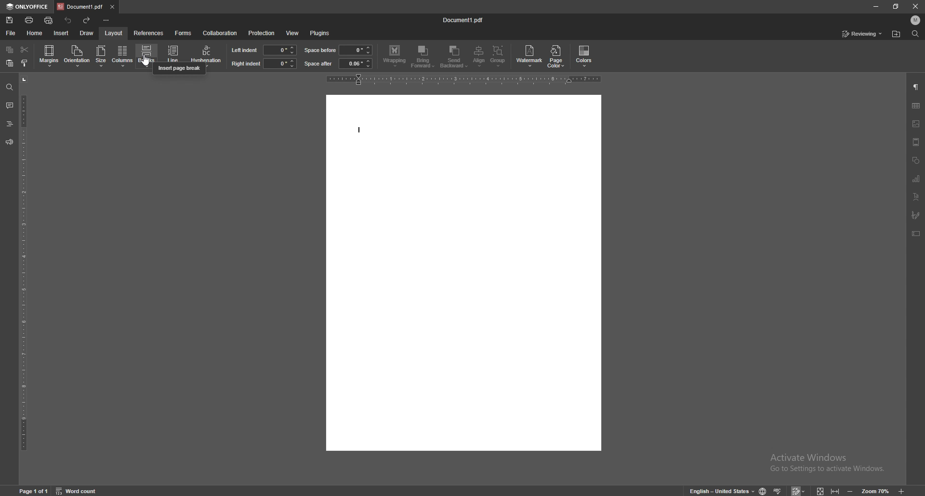  What do you see at coordinates (148, 62) in the screenshot?
I see `cursor` at bounding box center [148, 62].